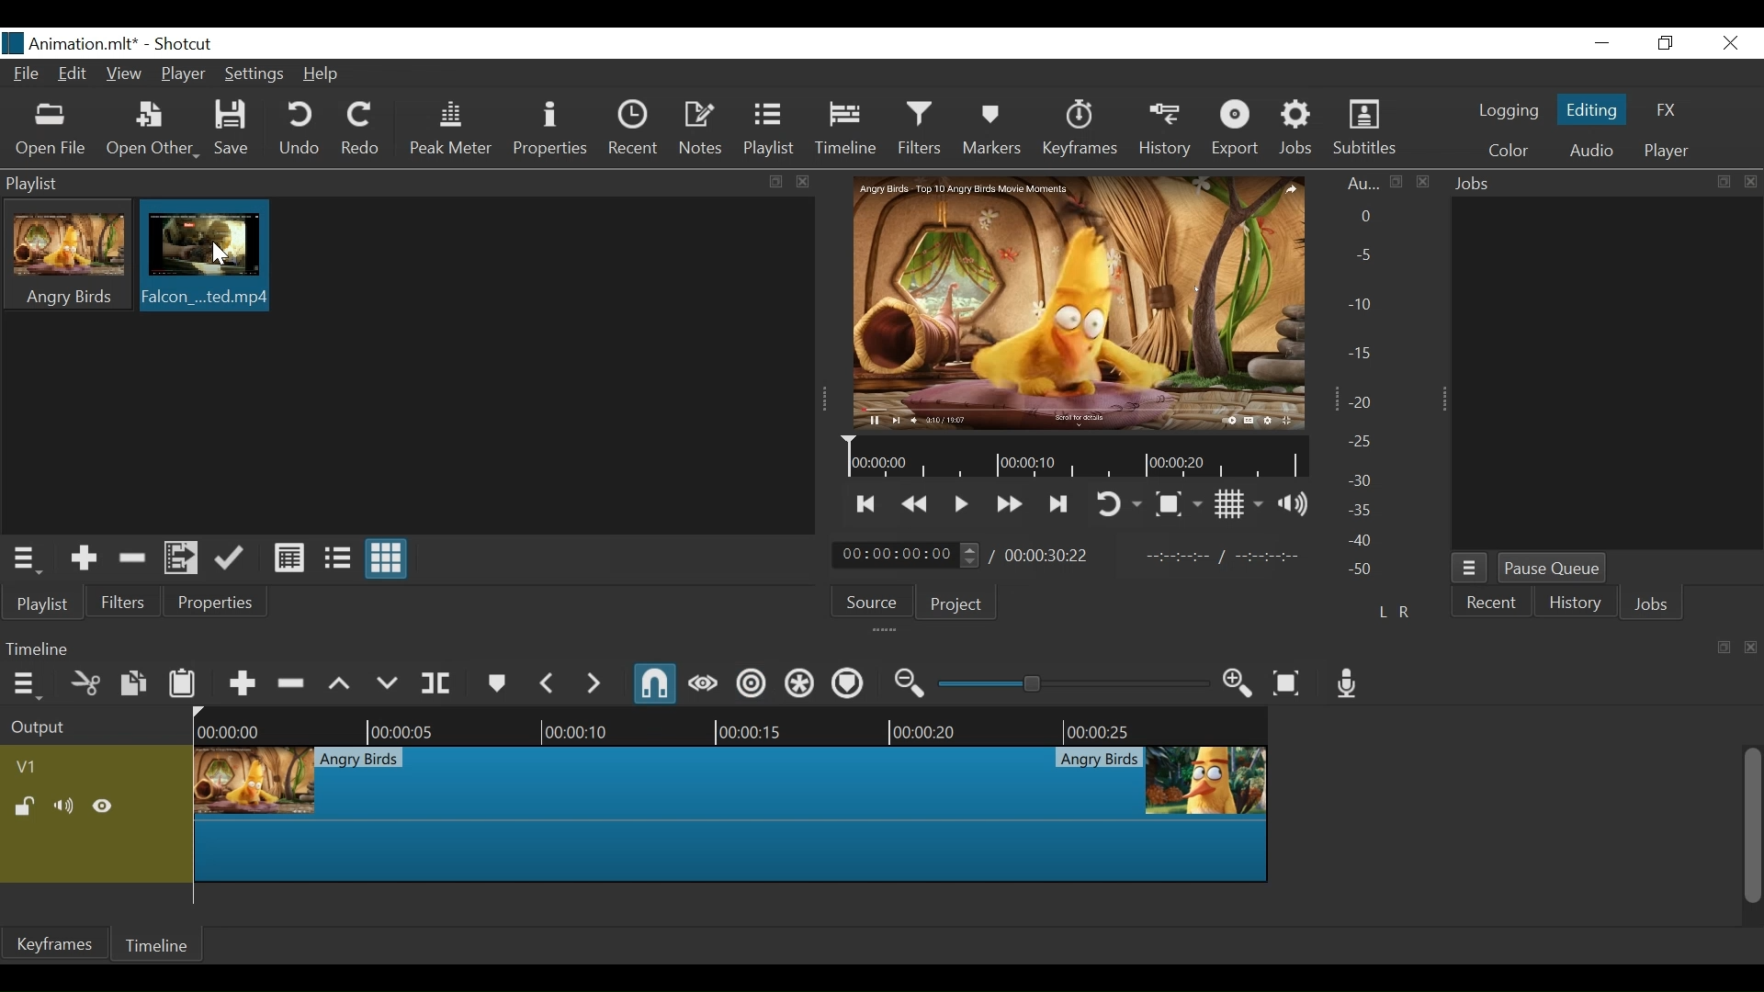 This screenshot has height=992, width=1764. What do you see at coordinates (1491, 602) in the screenshot?
I see `Recent` at bounding box center [1491, 602].